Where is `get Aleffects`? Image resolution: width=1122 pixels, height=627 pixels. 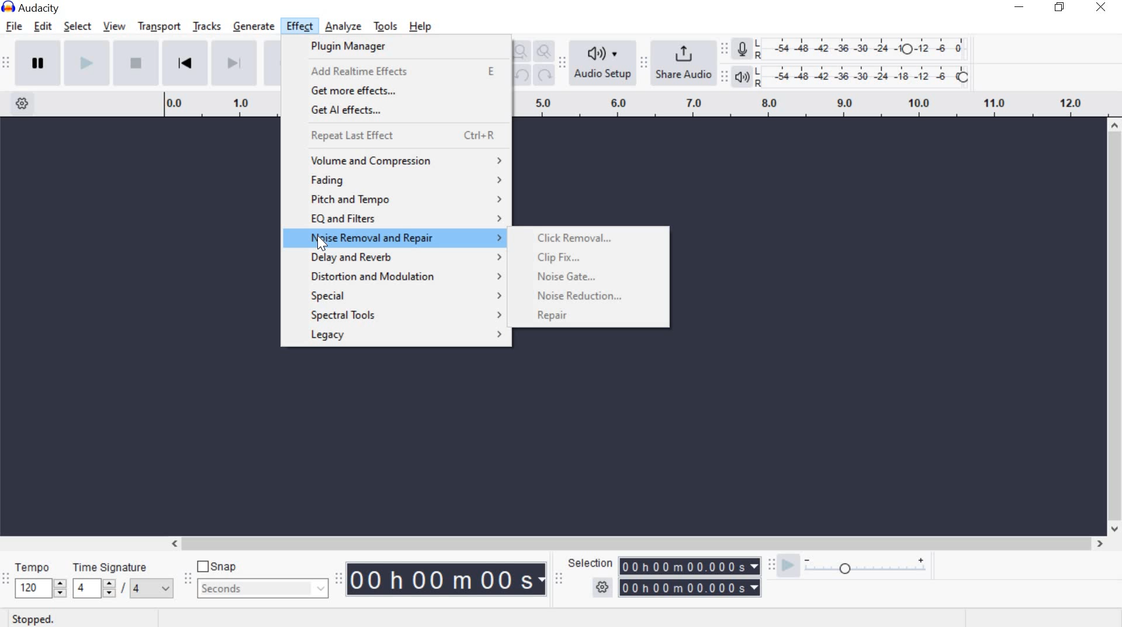
get Aleffects is located at coordinates (368, 110).